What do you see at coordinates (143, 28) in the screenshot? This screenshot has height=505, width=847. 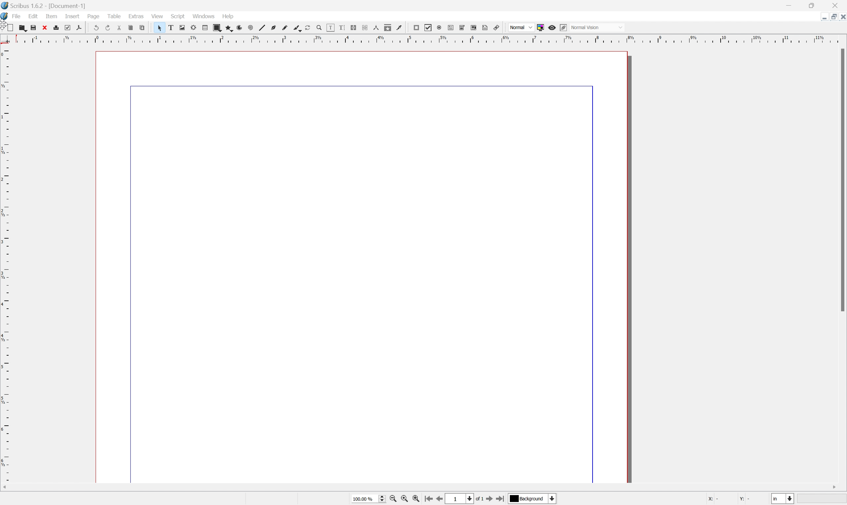 I see `preflight verifier` at bounding box center [143, 28].